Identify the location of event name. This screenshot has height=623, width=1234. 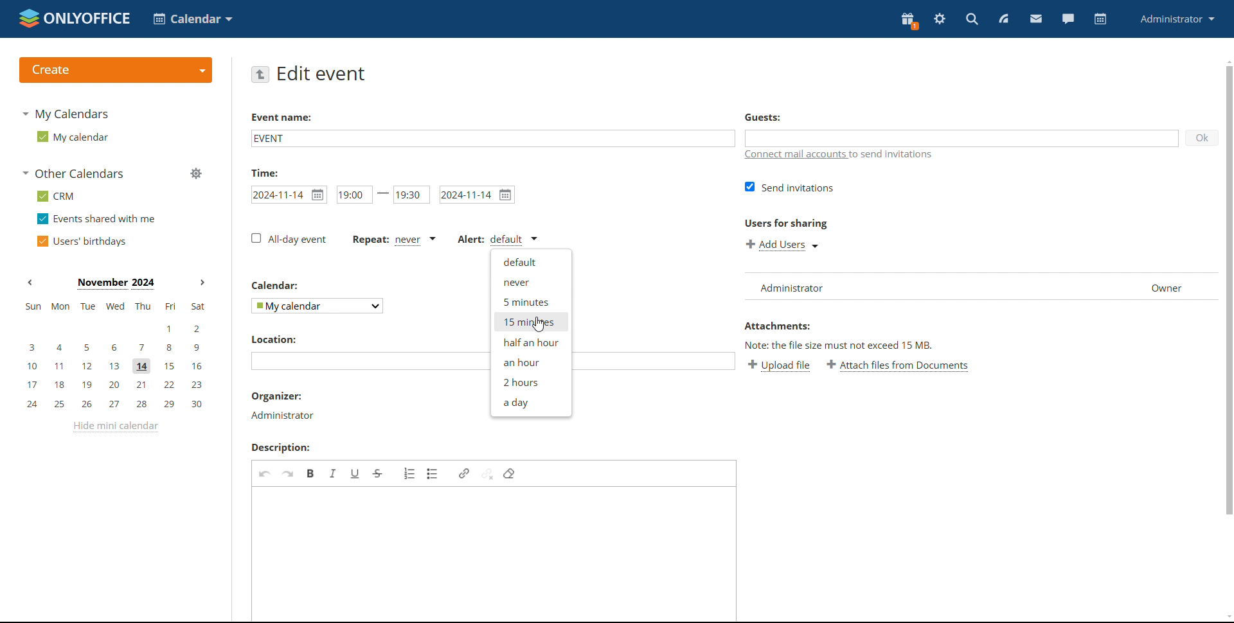
(281, 119).